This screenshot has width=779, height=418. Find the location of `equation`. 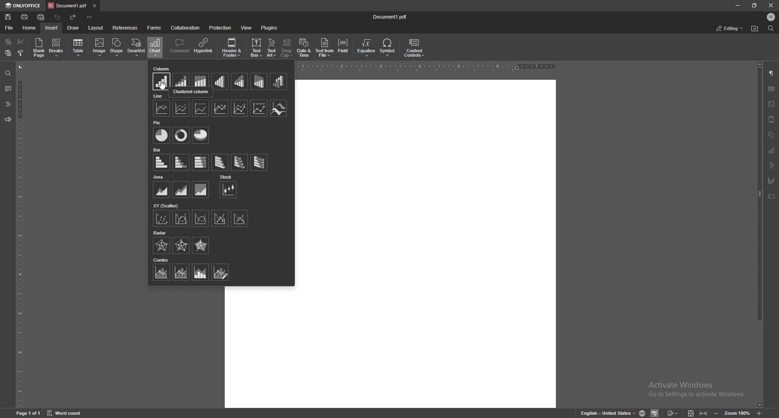

equation is located at coordinates (367, 47).